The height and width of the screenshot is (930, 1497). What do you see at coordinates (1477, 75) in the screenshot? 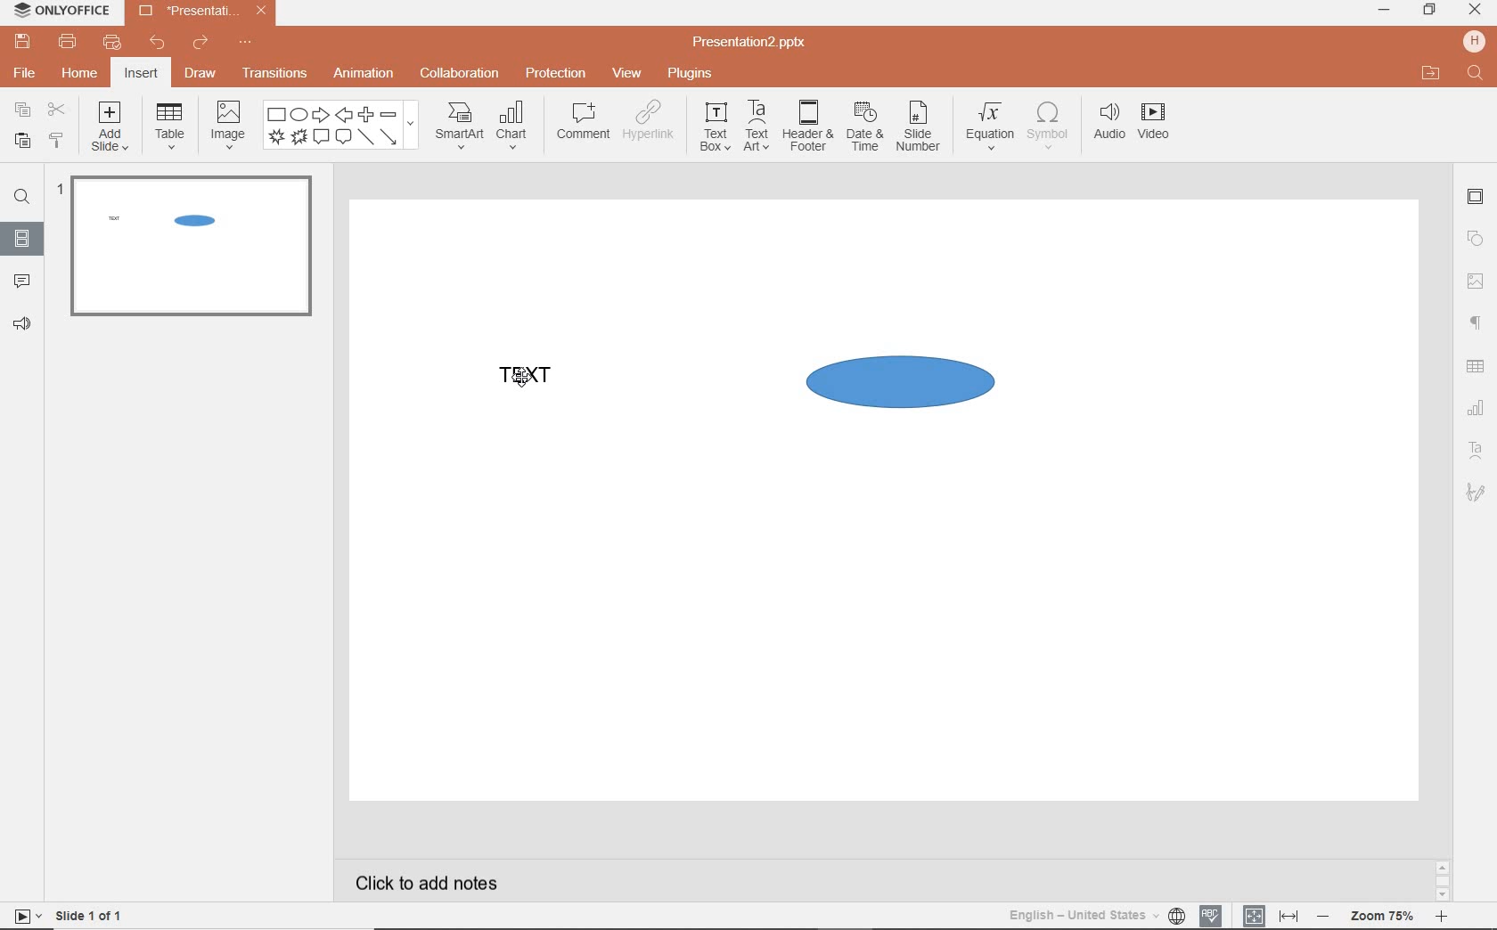
I see `FIND` at bounding box center [1477, 75].